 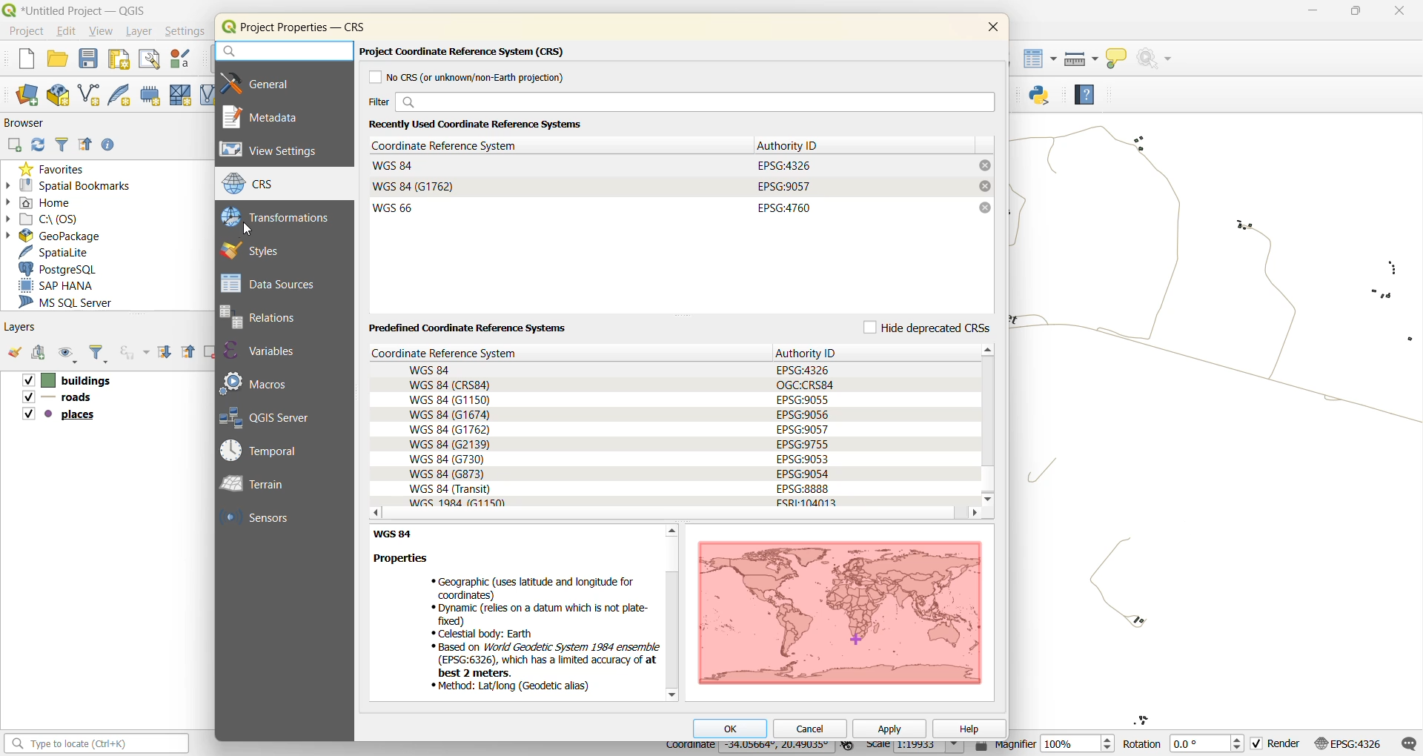 I want to click on crs, so click(x=260, y=185).